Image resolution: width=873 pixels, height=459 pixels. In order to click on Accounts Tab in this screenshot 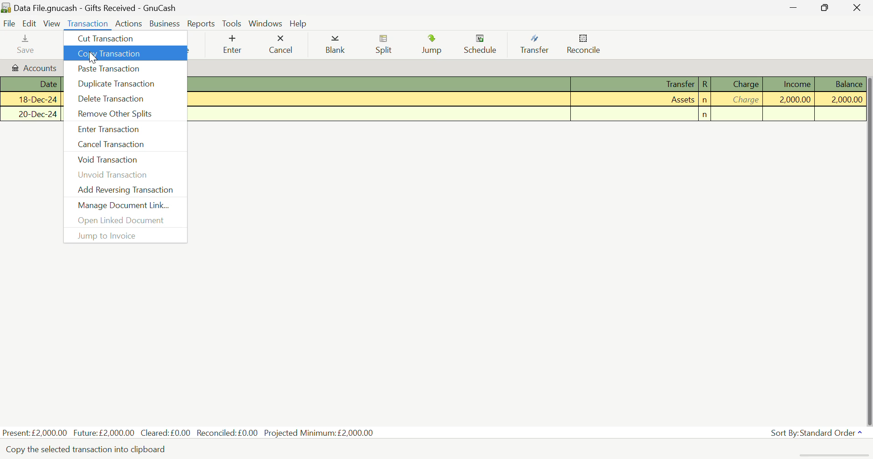, I will do `click(32, 68)`.